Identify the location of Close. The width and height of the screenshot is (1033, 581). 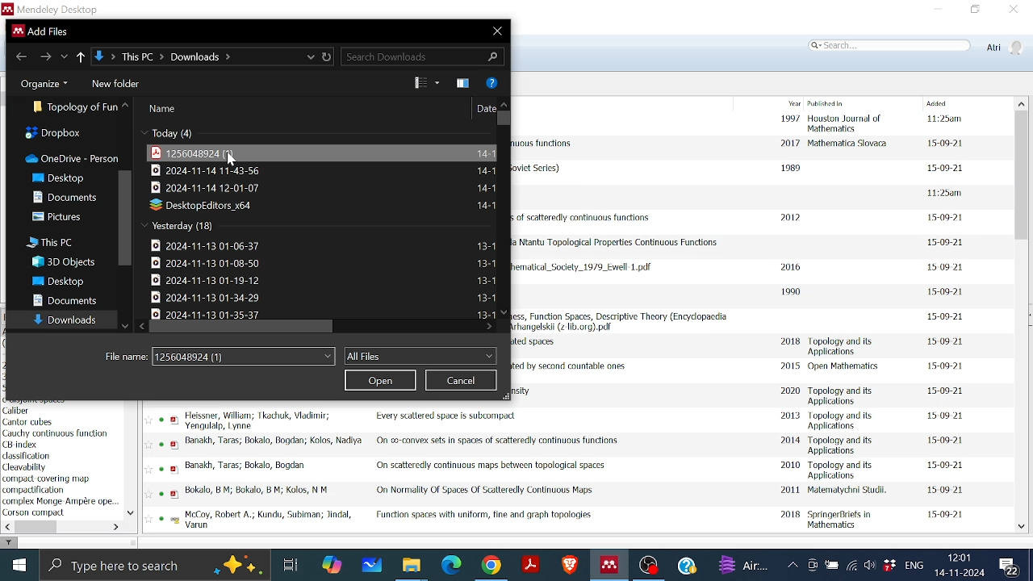
(498, 31).